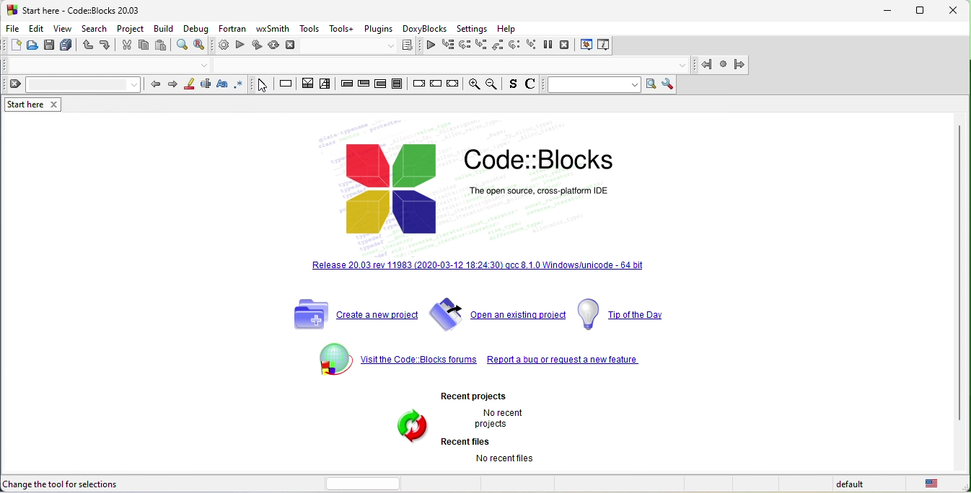 The width and height of the screenshot is (971, 493). I want to click on return, so click(454, 85).